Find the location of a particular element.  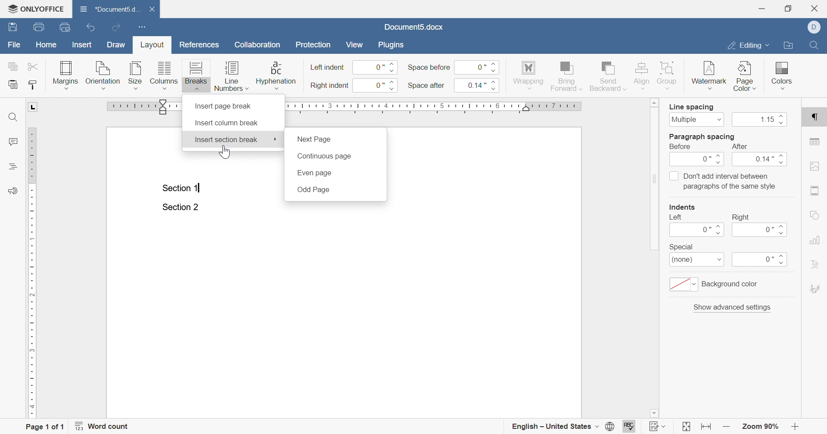

image settings is located at coordinates (814, 166).